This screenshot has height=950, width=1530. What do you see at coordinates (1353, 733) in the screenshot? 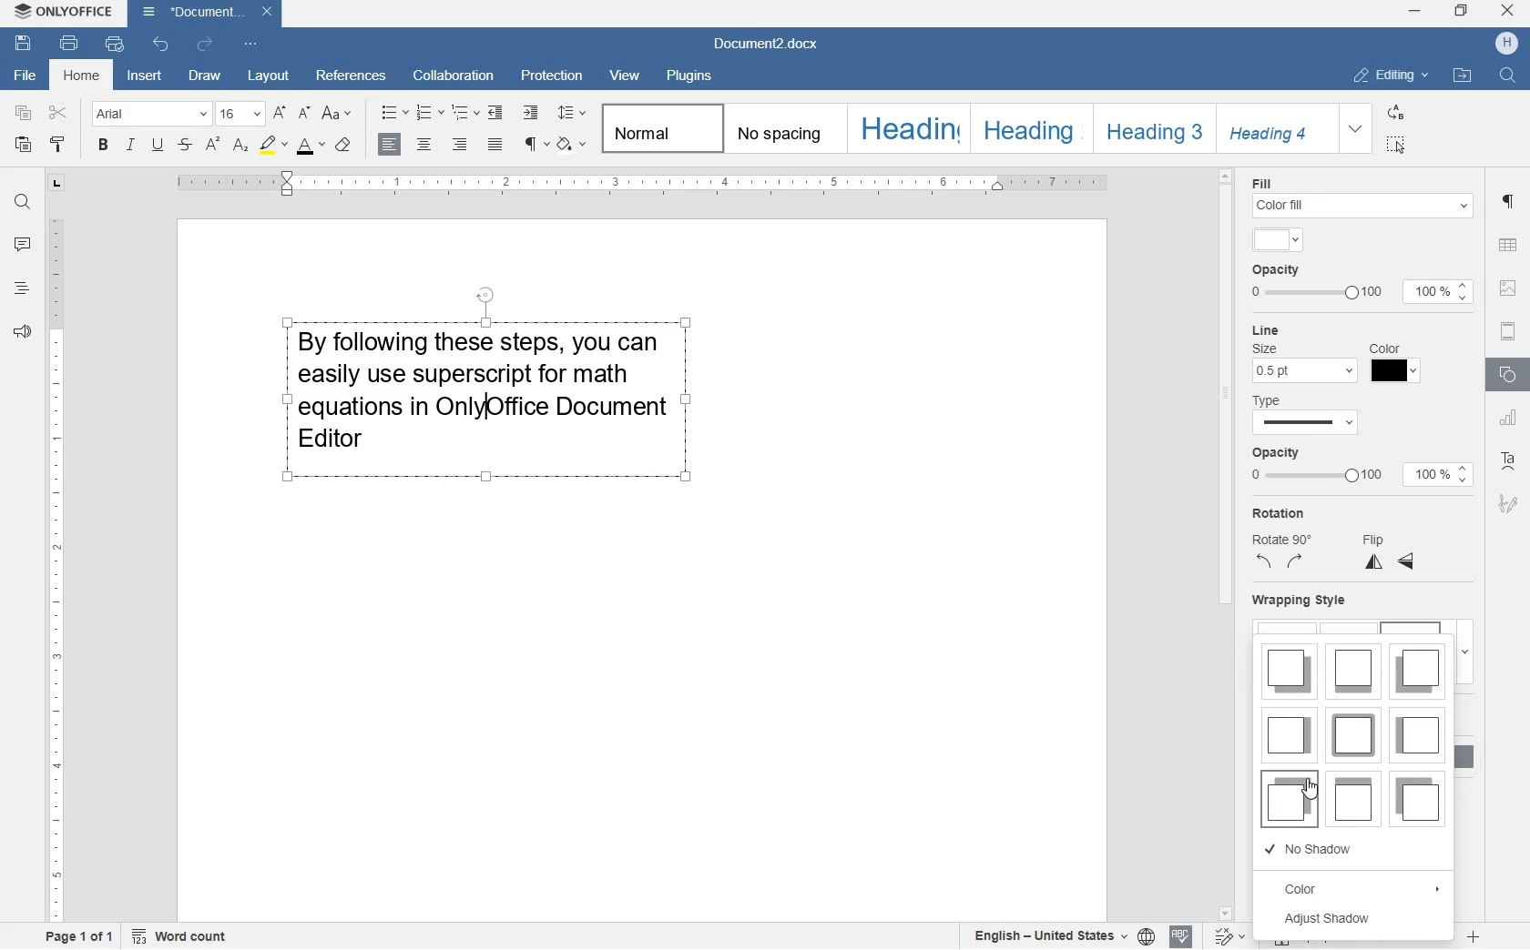
I see `SHADOW STYLES` at bounding box center [1353, 733].